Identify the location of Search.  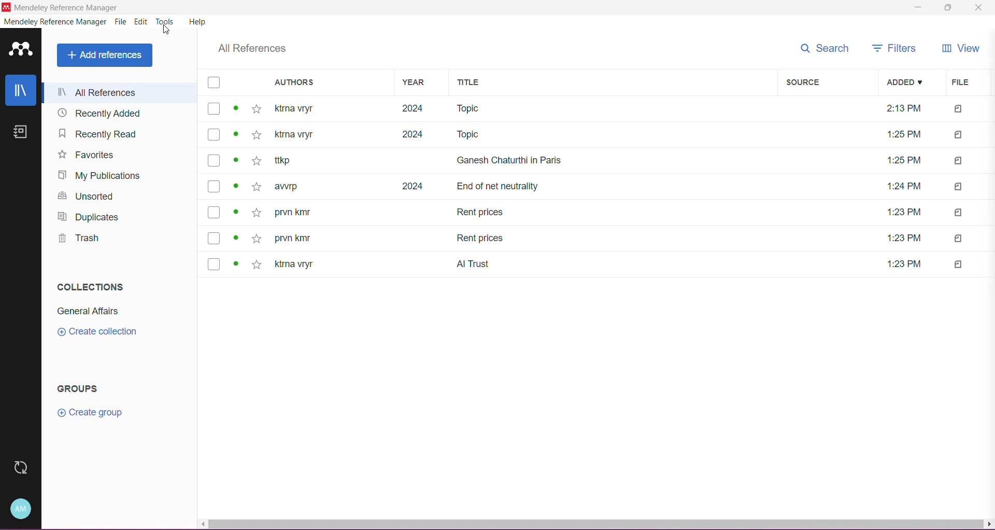
(824, 48).